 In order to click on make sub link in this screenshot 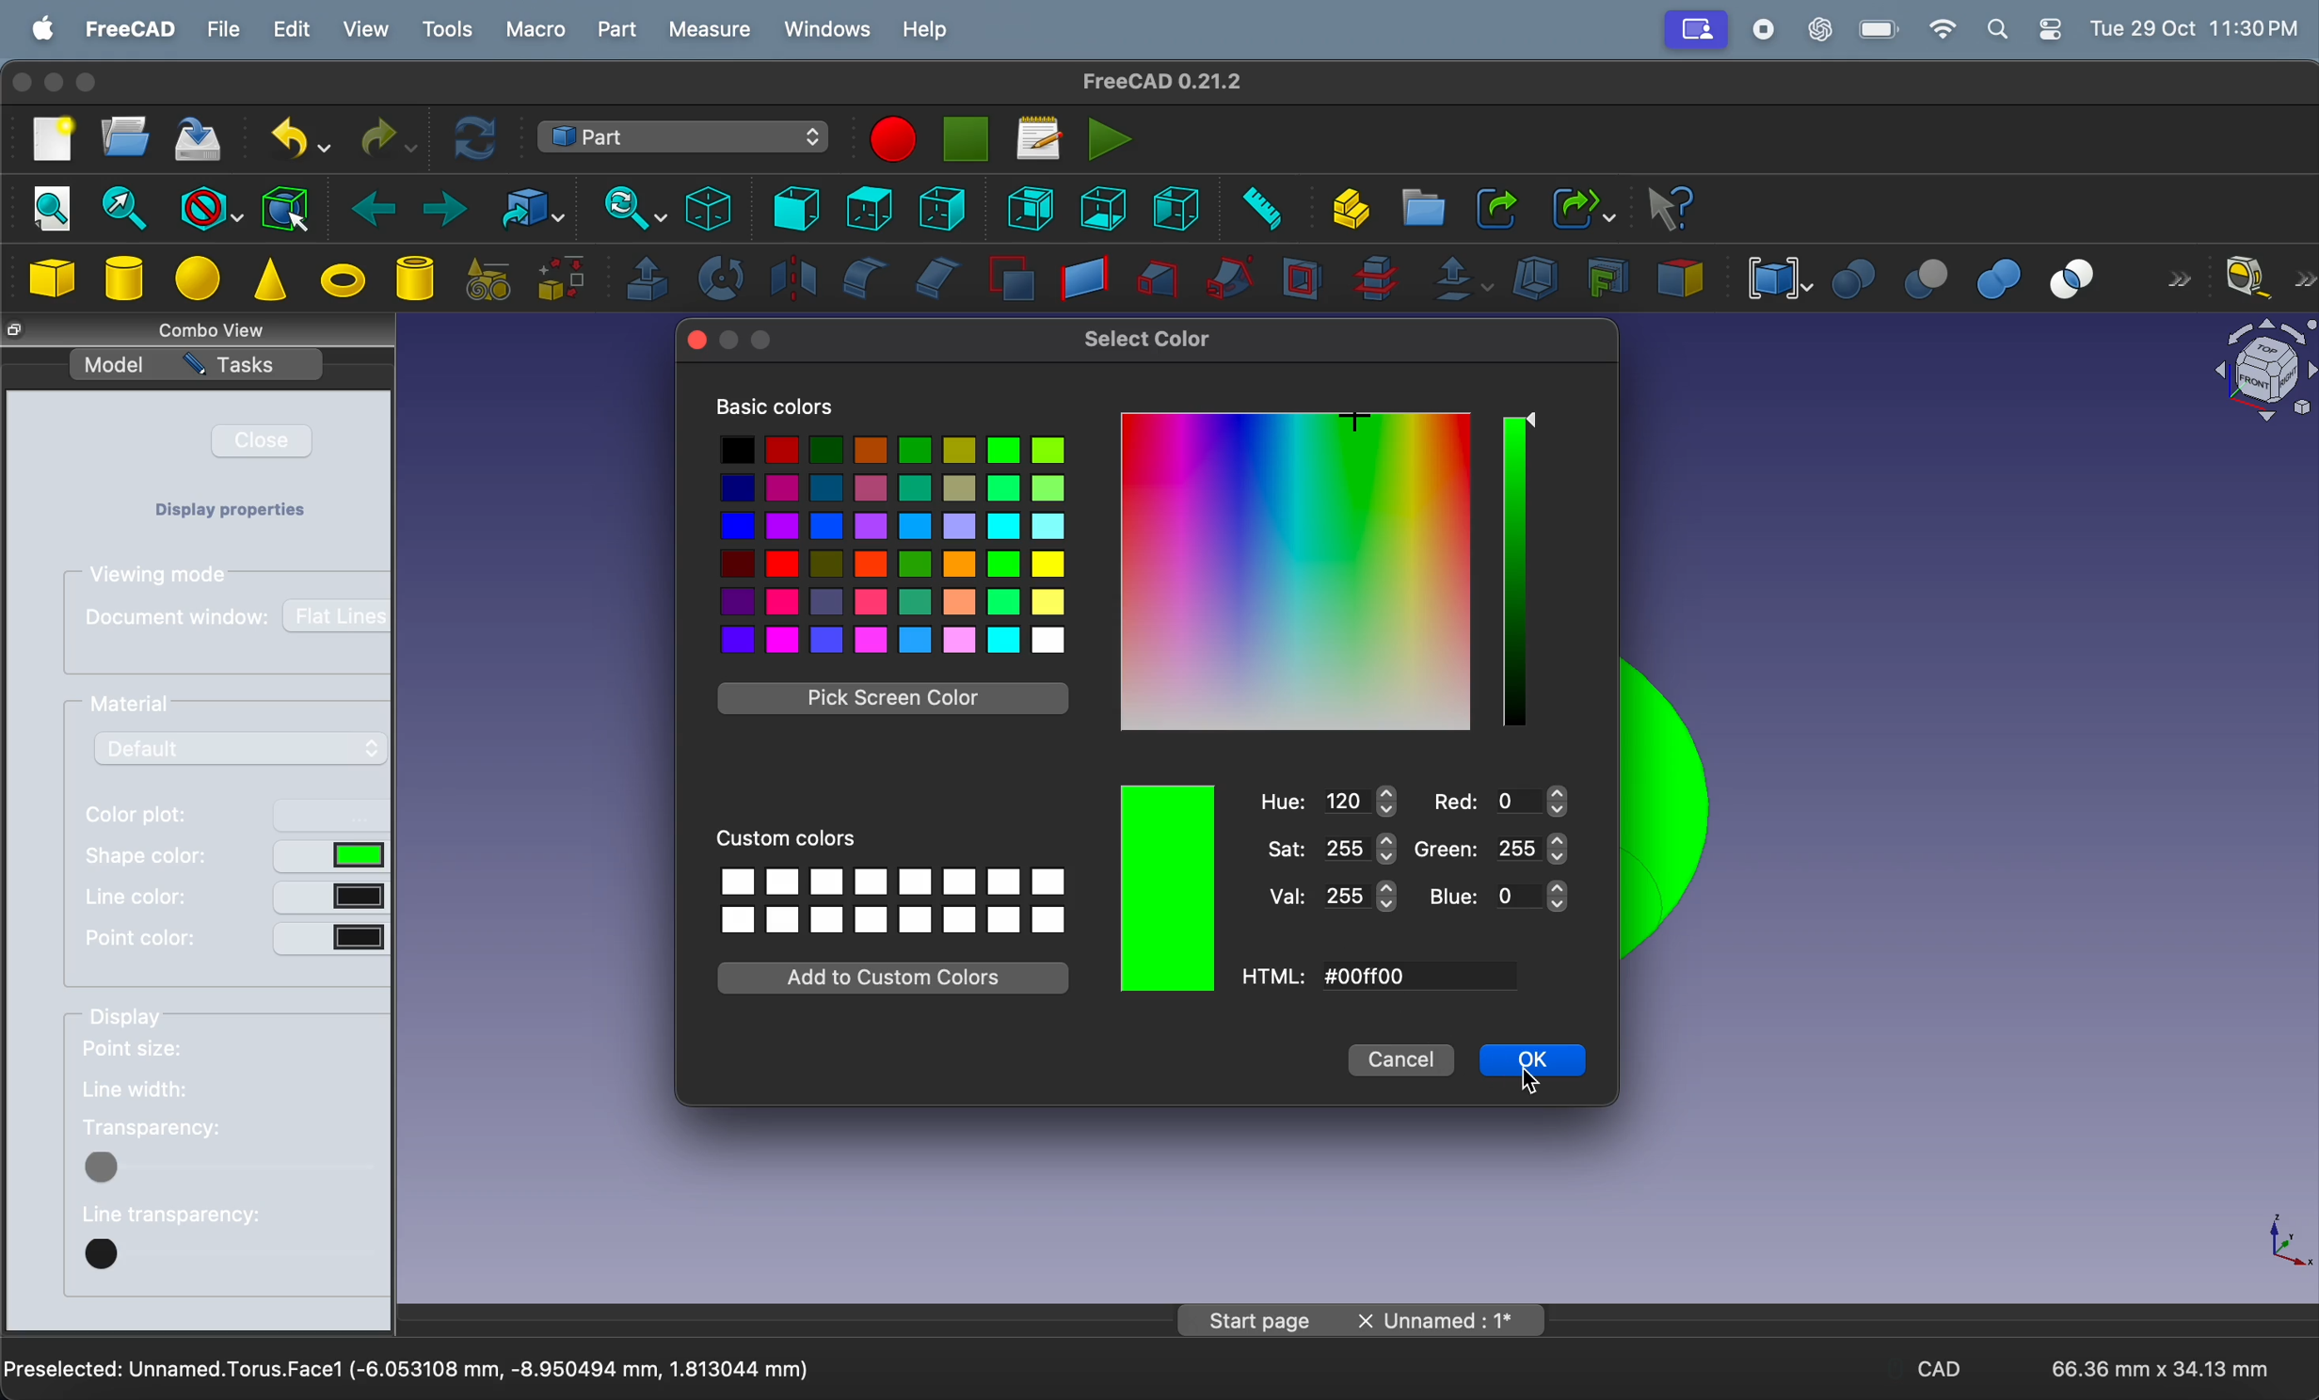, I will do `click(1579, 209)`.